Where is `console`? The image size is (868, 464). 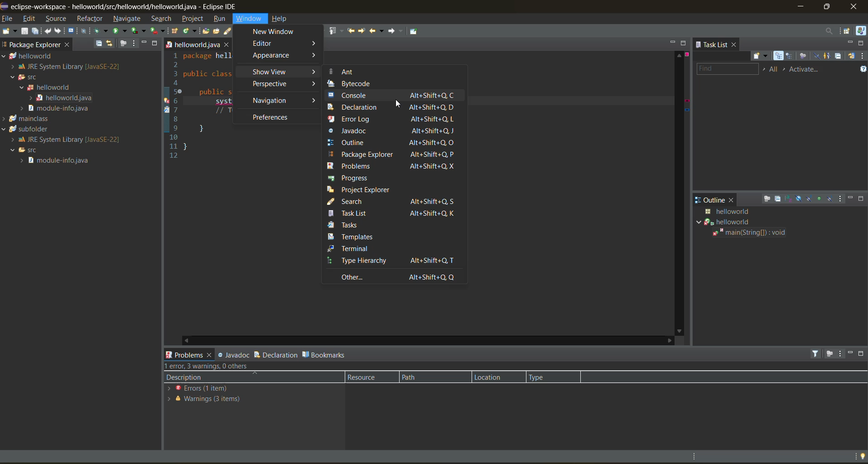 console is located at coordinates (395, 95).